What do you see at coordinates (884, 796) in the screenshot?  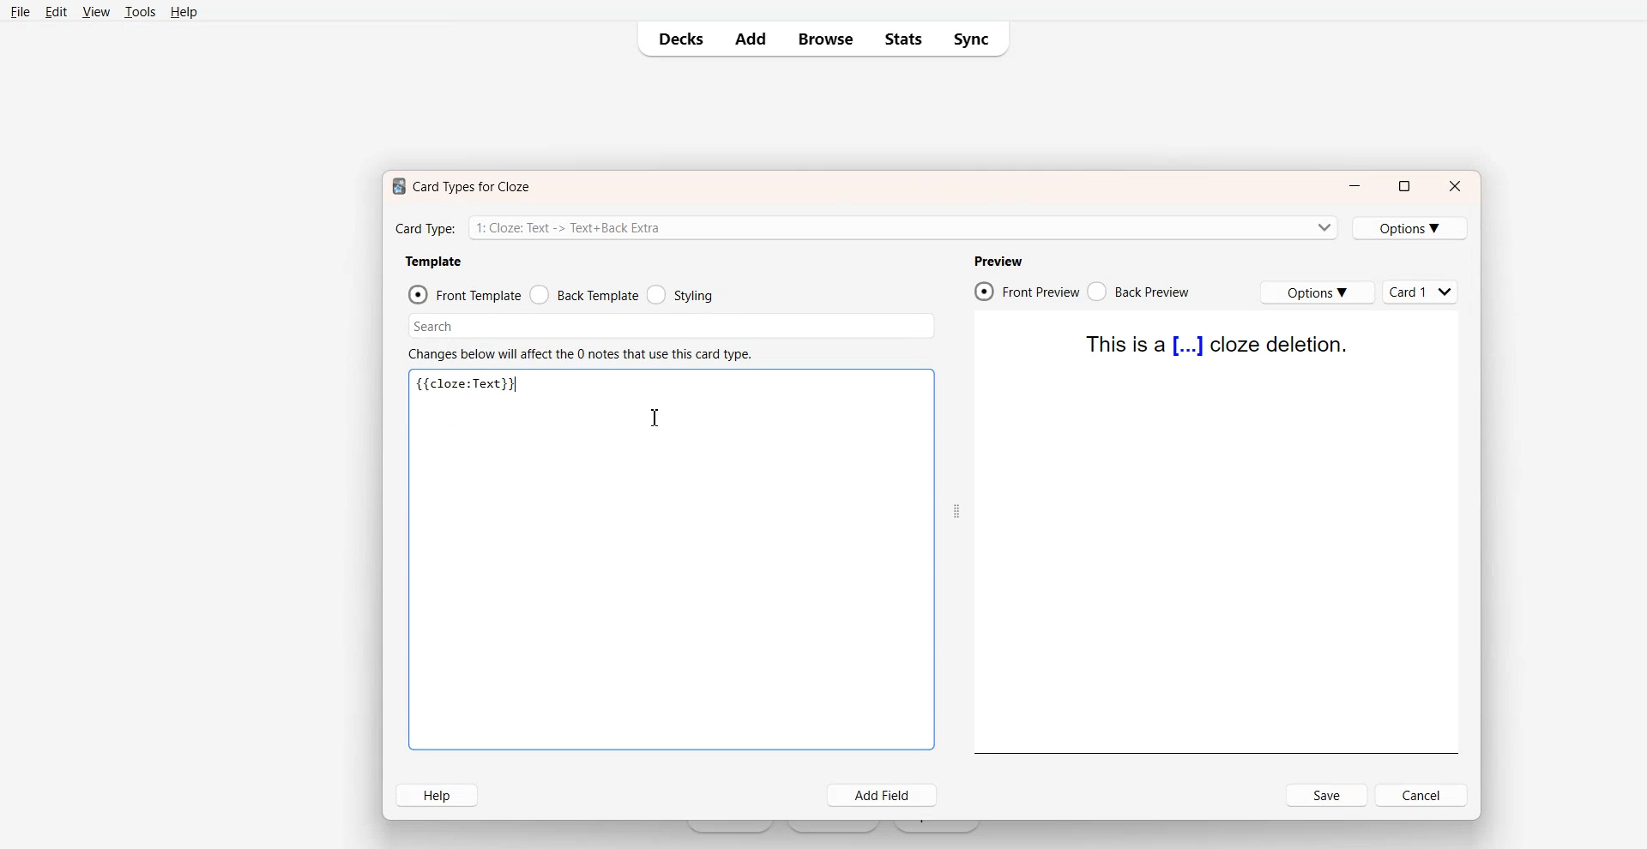 I see `Add Field` at bounding box center [884, 796].